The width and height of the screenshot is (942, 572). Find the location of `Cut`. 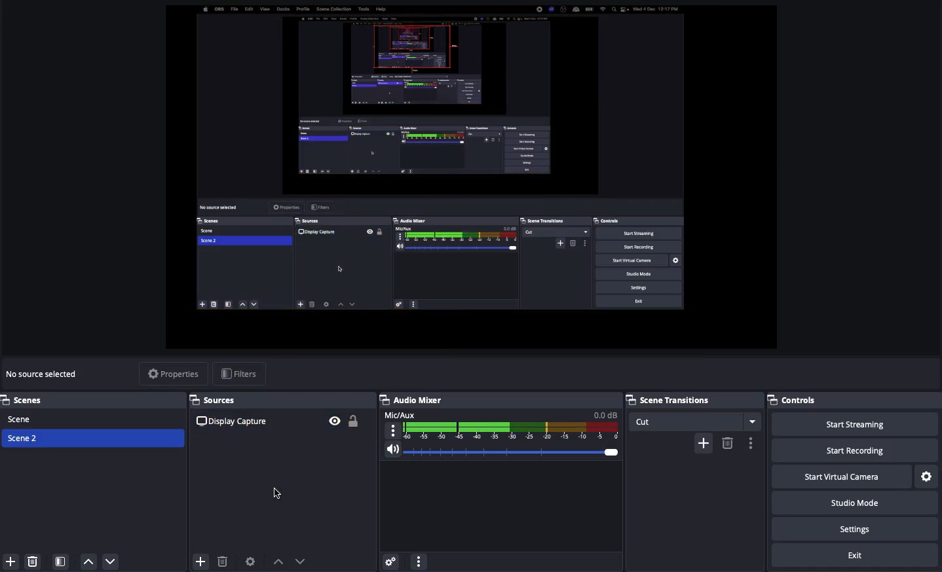

Cut is located at coordinates (696, 421).